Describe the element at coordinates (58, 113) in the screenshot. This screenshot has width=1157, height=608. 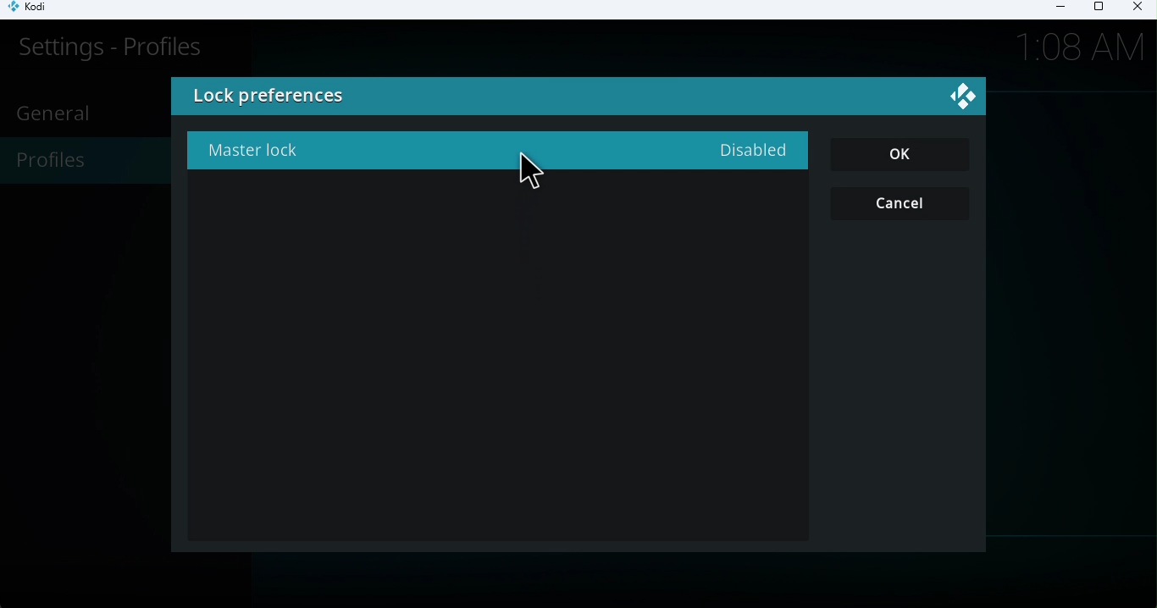
I see `General` at that location.